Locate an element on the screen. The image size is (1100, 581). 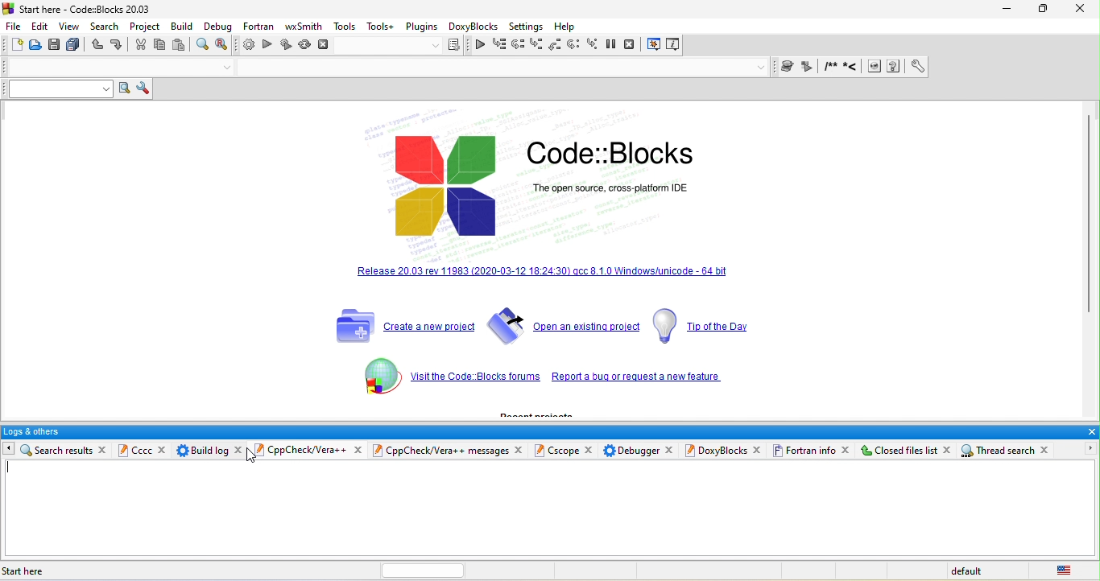
close is located at coordinates (759, 450).